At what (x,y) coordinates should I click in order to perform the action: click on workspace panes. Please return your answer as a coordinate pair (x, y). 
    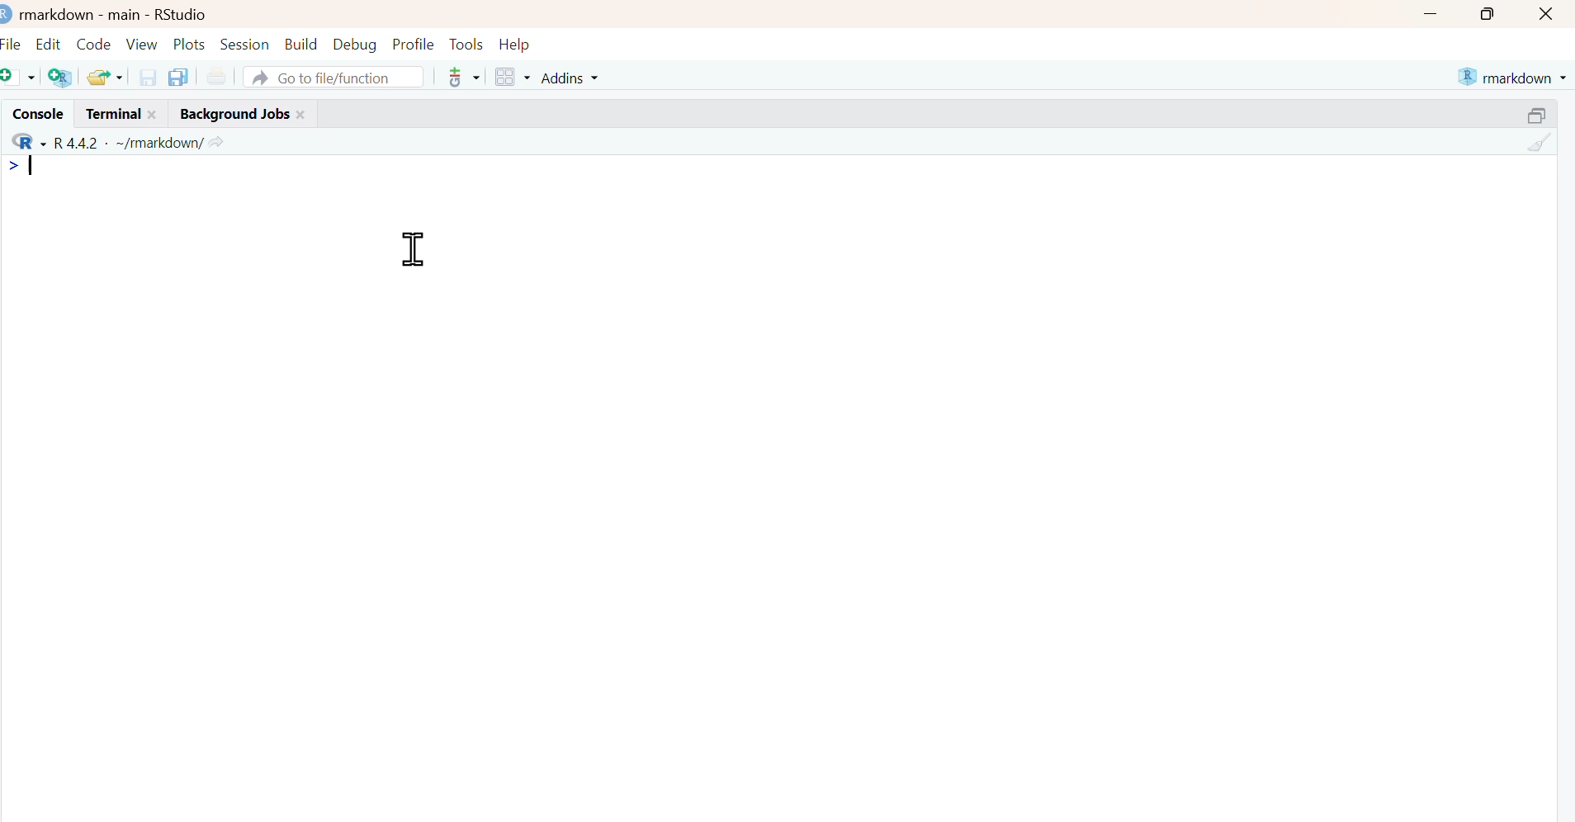
    Looking at the image, I should click on (513, 78).